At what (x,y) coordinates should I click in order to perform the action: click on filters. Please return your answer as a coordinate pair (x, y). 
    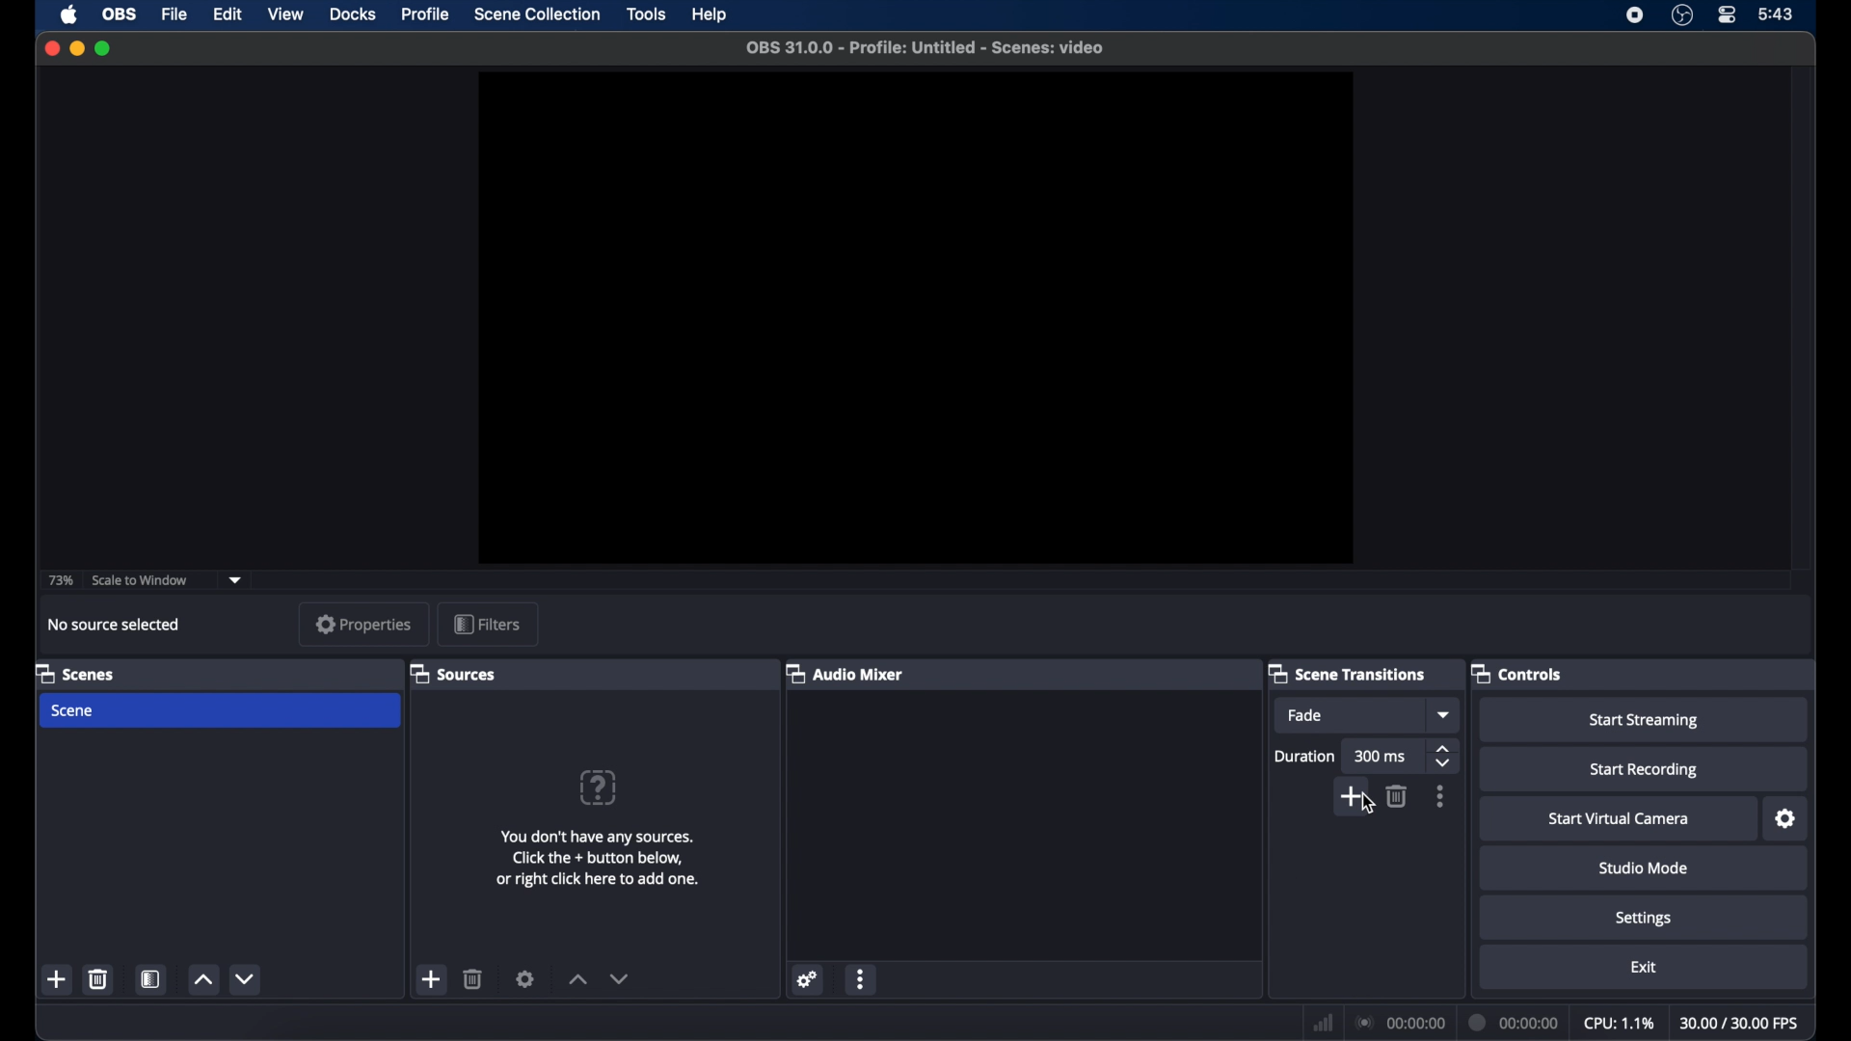
    Looking at the image, I should click on (488, 624).